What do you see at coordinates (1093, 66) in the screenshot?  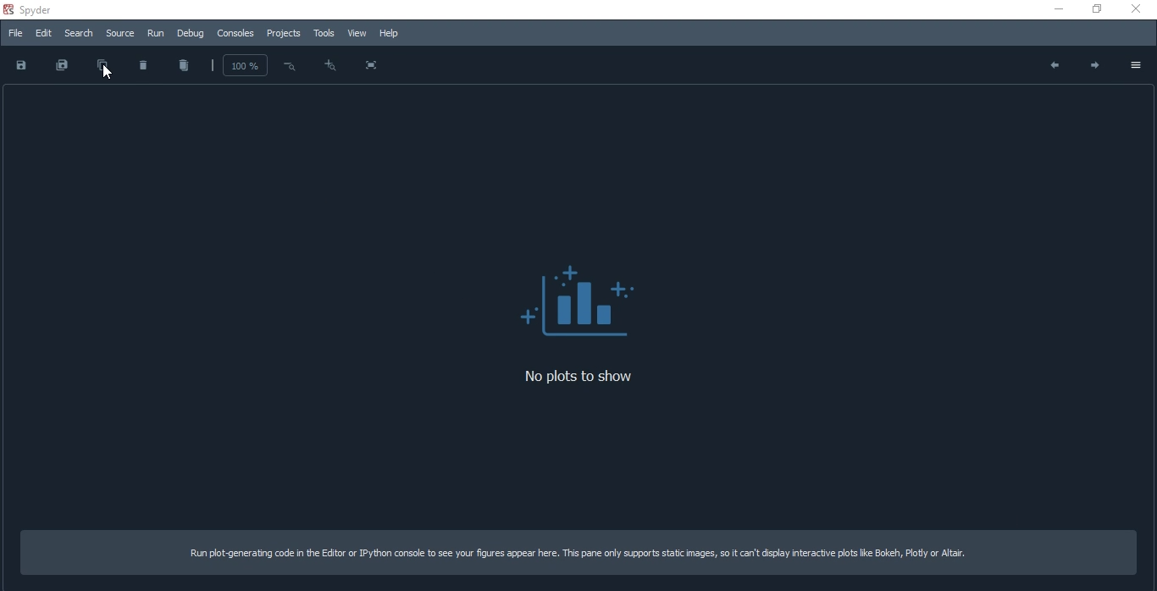 I see `next plot` at bounding box center [1093, 66].